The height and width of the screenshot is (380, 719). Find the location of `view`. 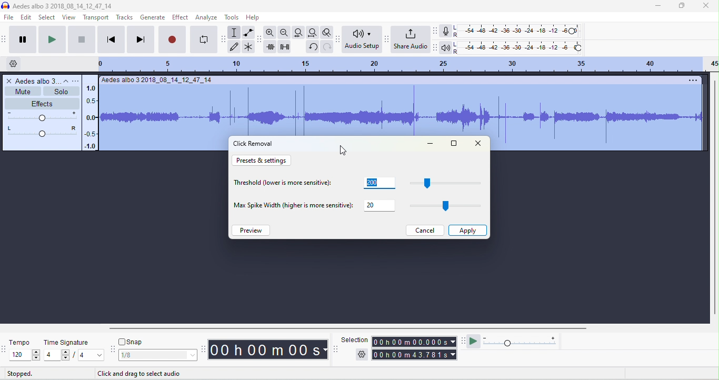

view is located at coordinates (69, 17).